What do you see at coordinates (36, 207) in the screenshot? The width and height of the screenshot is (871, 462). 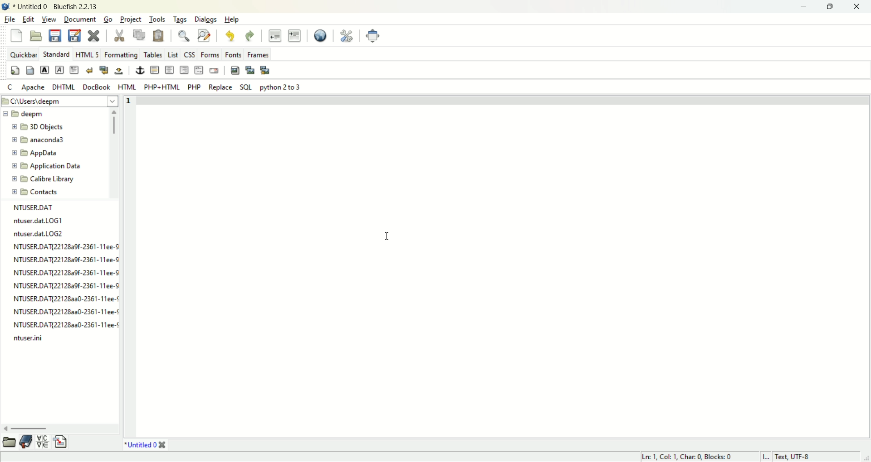 I see `NTUSER.DAT` at bounding box center [36, 207].